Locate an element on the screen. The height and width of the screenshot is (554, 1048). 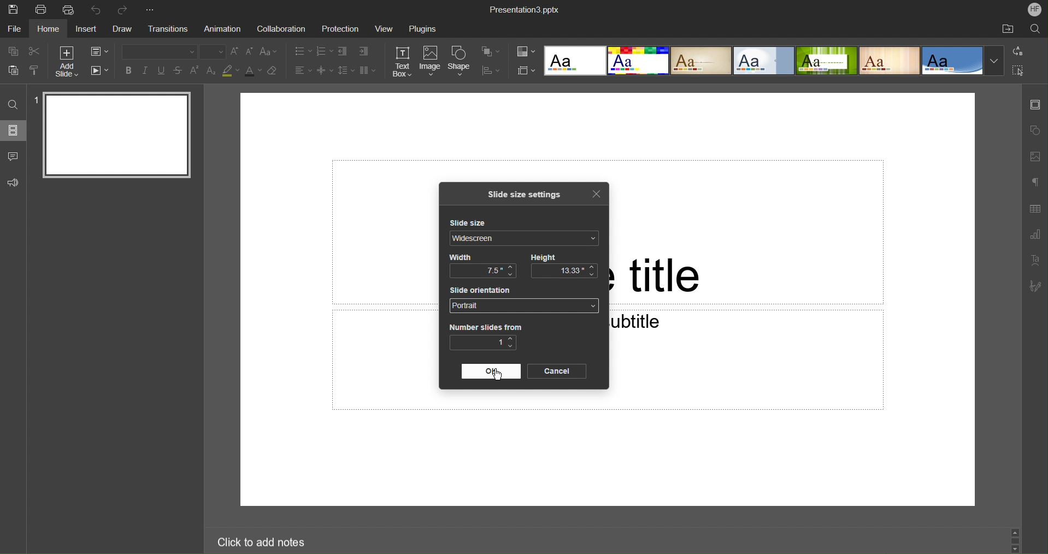
Superscript is located at coordinates (195, 70).